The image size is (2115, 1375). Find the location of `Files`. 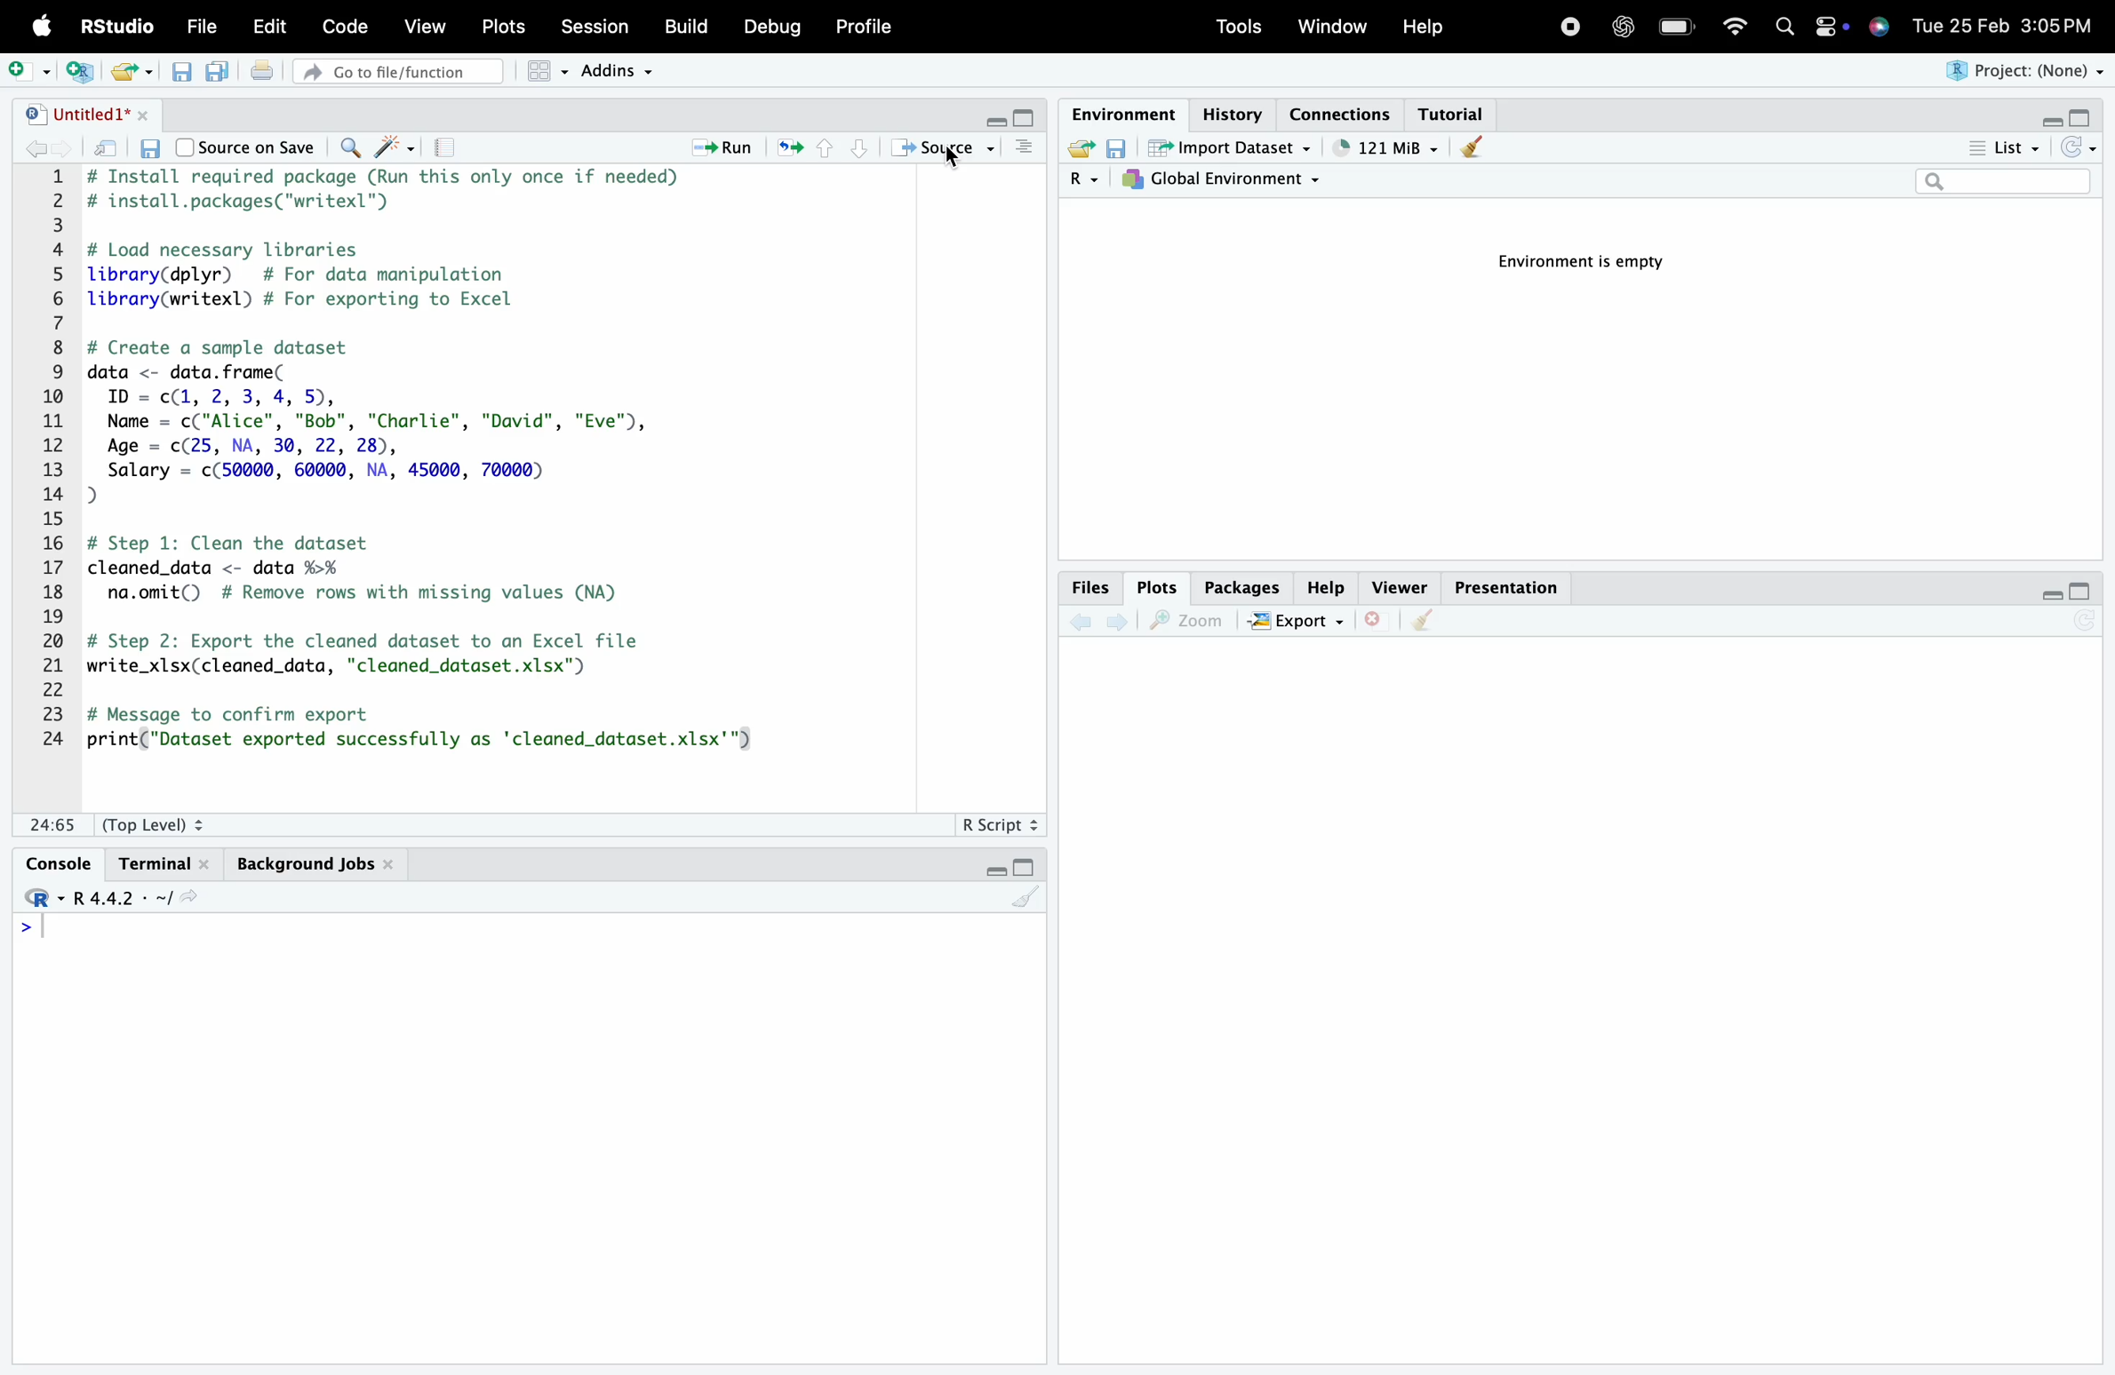

Files is located at coordinates (1091, 586).